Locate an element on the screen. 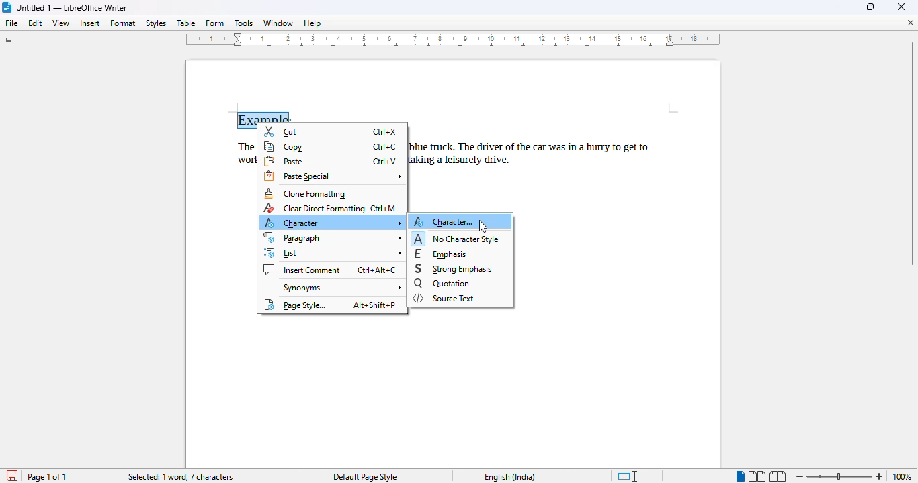 The image size is (918, 483). ruler is located at coordinates (456, 42).